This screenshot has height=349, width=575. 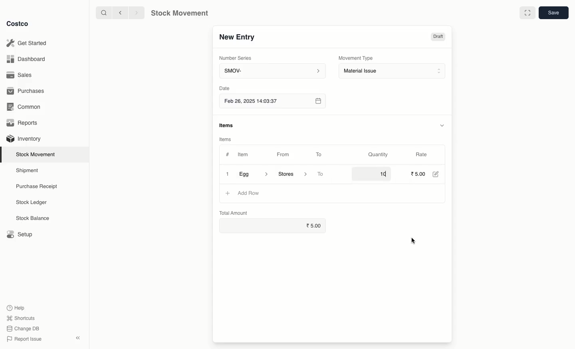 What do you see at coordinates (422, 153) in the screenshot?
I see `Rate` at bounding box center [422, 153].